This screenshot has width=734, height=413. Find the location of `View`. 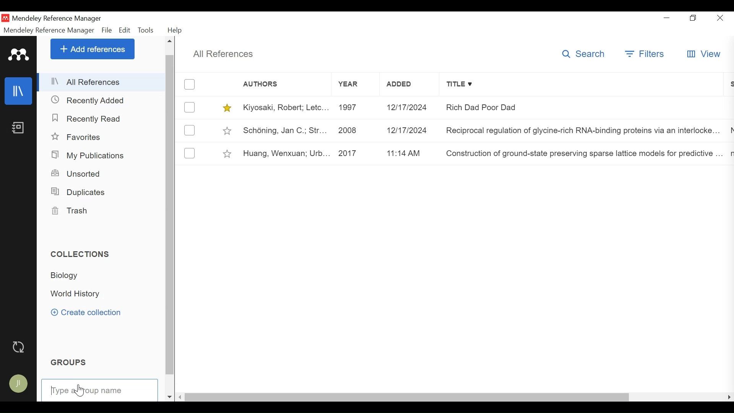

View is located at coordinates (703, 54).